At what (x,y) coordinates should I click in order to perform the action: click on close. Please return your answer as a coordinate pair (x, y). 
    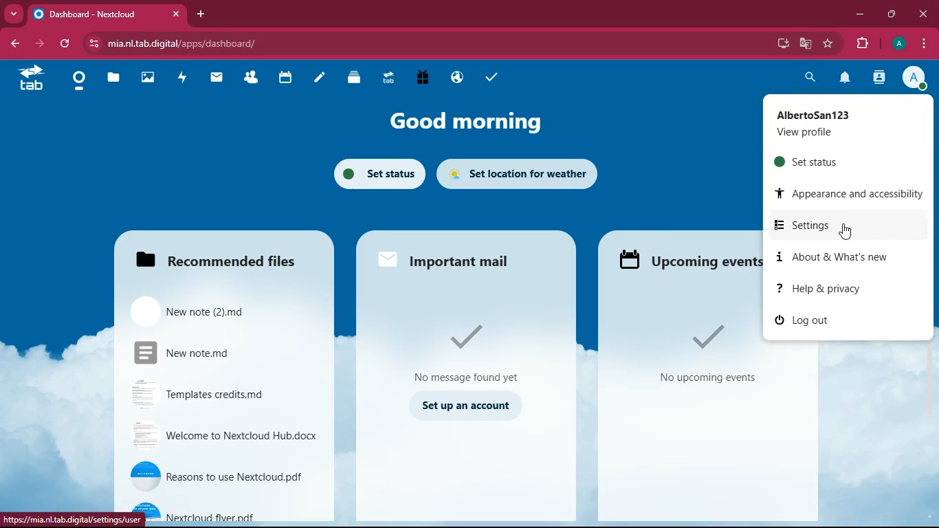
    Looking at the image, I should click on (175, 15).